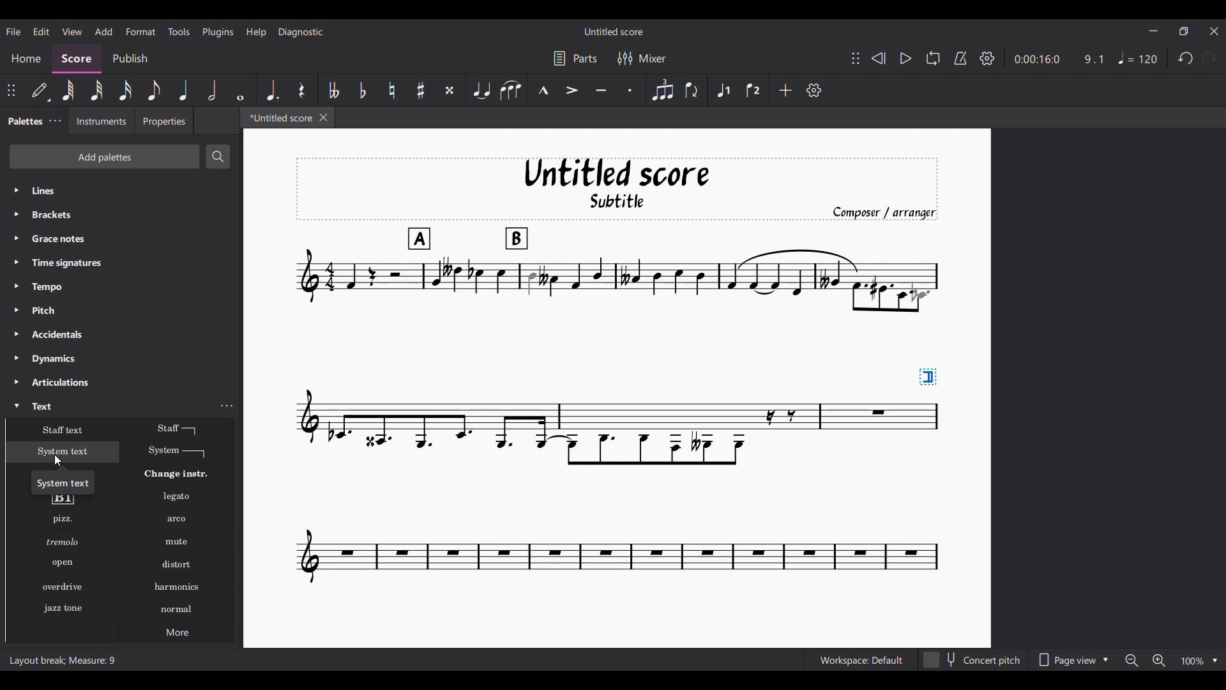 The width and height of the screenshot is (1226, 690). I want to click on Voice 2, so click(753, 90).